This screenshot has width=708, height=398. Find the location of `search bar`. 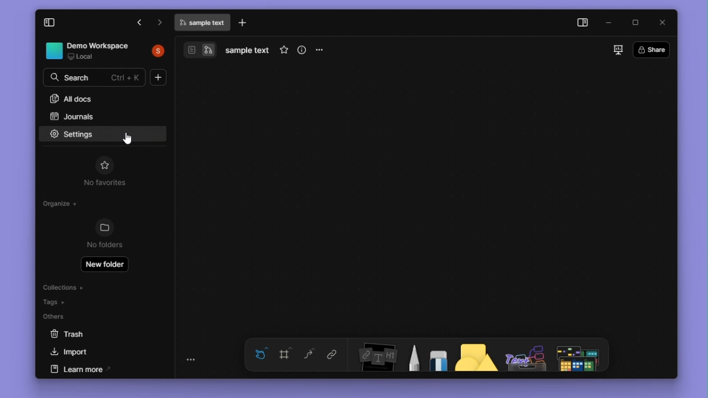

search bar is located at coordinates (94, 78).